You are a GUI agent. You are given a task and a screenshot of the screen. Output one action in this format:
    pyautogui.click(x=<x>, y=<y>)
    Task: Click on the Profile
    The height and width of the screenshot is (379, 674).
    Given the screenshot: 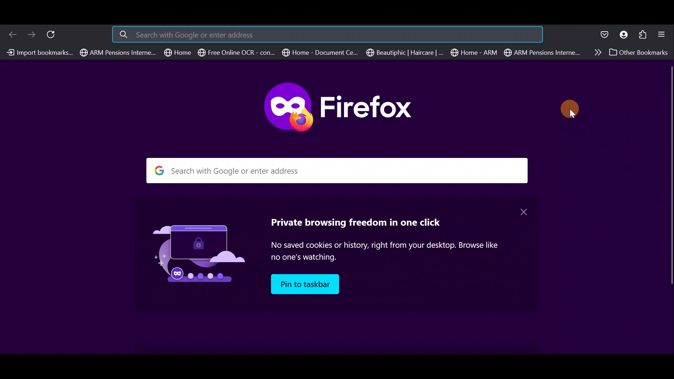 What is the action you would take?
    pyautogui.click(x=624, y=34)
    